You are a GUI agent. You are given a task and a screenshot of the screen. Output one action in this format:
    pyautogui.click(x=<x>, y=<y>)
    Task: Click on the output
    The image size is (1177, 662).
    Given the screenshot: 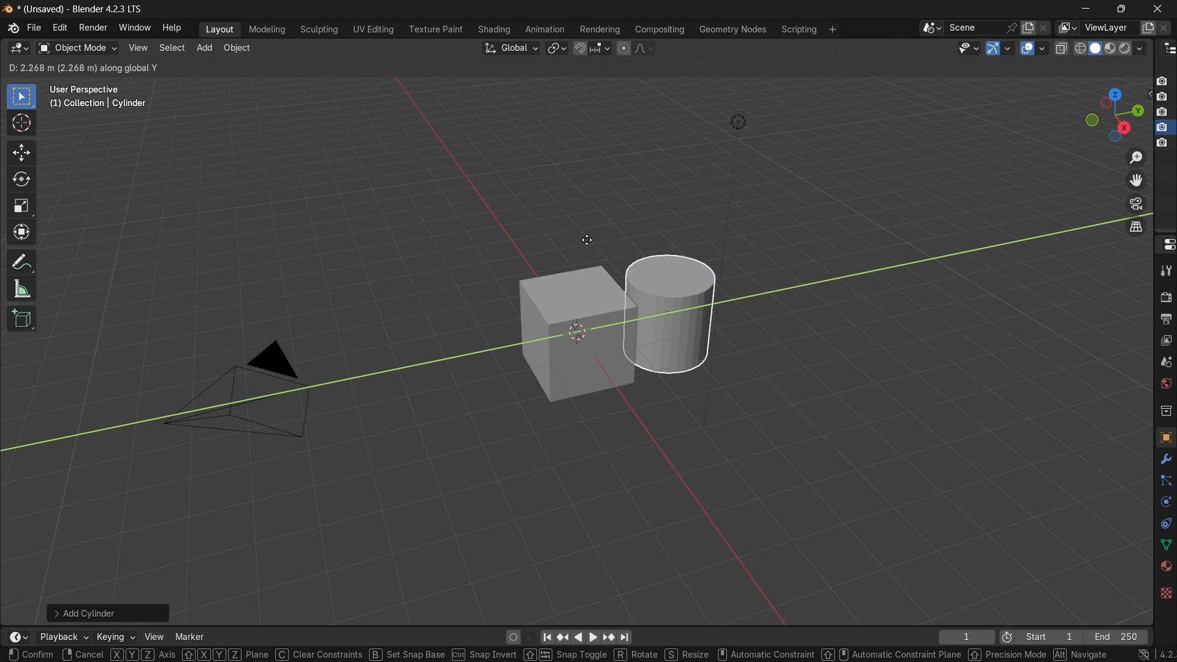 What is the action you would take?
    pyautogui.click(x=1165, y=320)
    